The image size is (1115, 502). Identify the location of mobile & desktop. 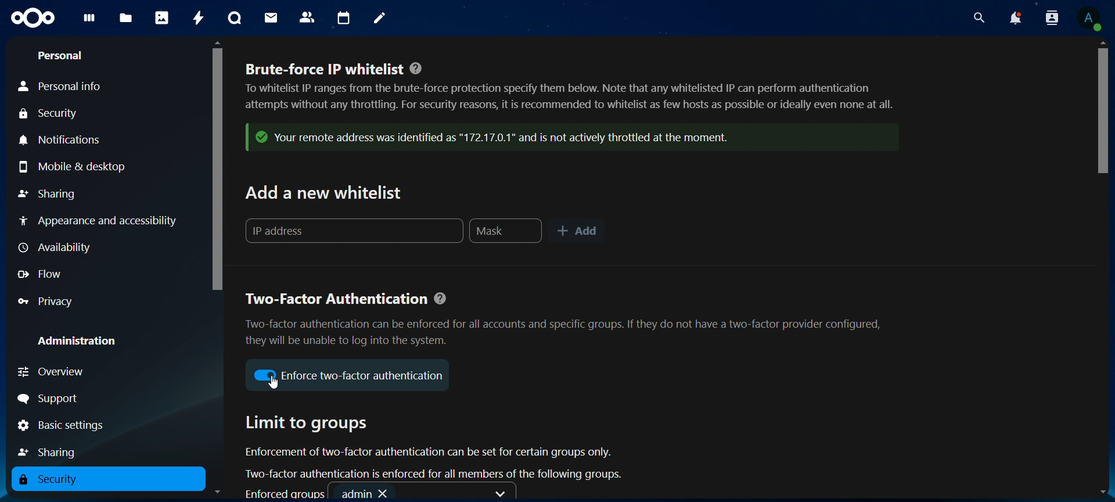
(74, 168).